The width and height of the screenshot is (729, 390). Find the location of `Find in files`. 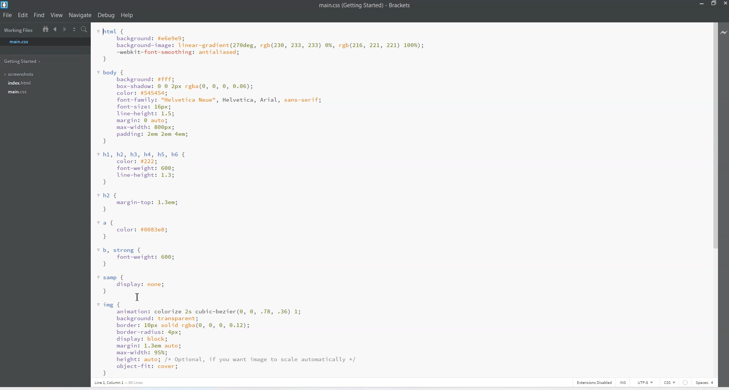

Find in files is located at coordinates (85, 30).